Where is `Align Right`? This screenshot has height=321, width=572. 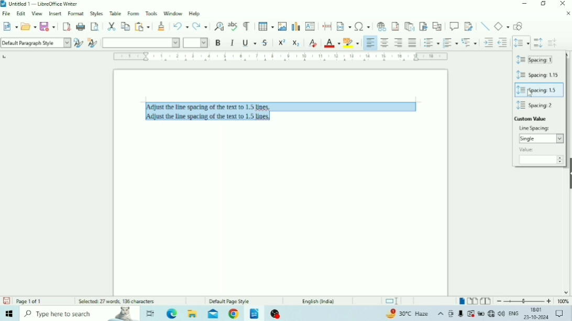
Align Right is located at coordinates (398, 43).